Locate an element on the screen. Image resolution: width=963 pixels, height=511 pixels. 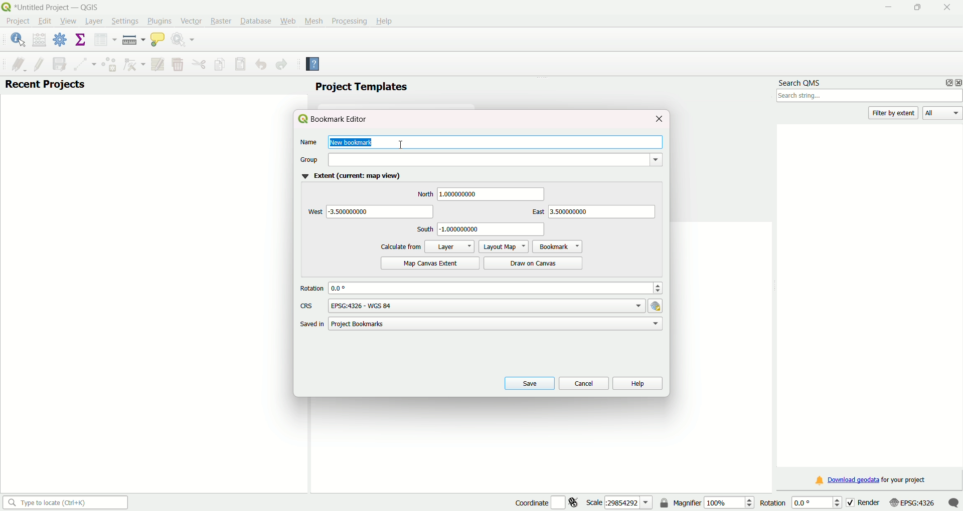
Project is located at coordinates (18, 22).